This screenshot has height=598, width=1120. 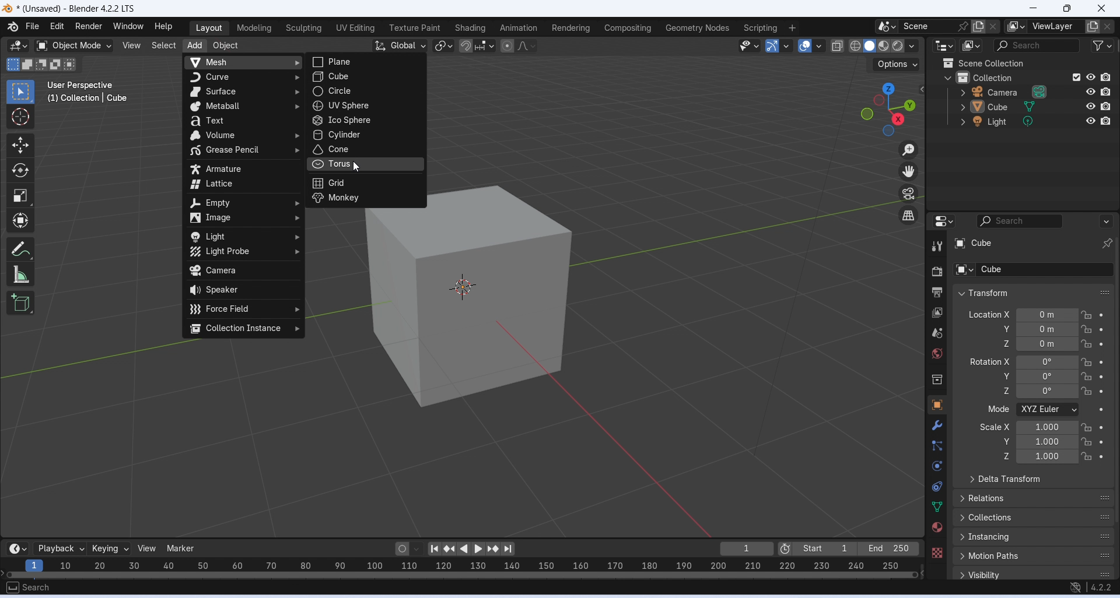 What do you see at coordinates (925, 26) in the screenshot?
I see `Scene` at bounding box center [925, 26].